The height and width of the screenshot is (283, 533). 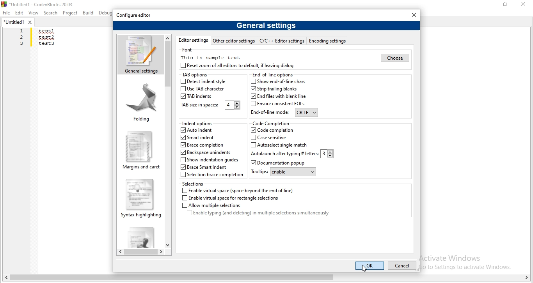 I want to click on Font, so click(x=188, y=50).